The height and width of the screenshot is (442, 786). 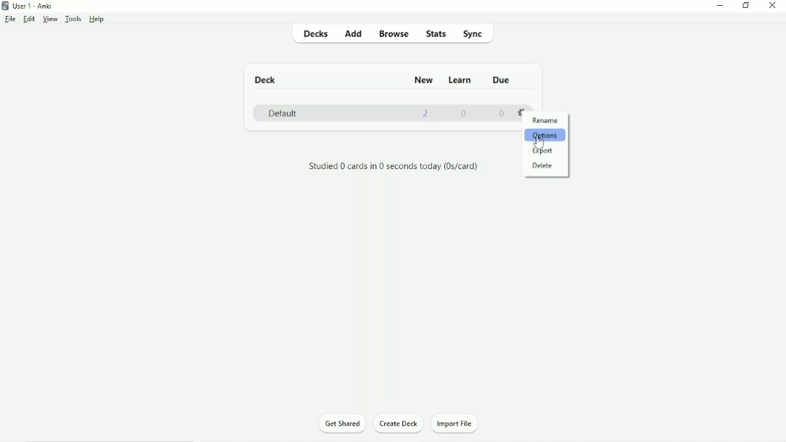 What do you see at coordinates (265, 78) in the screenshot?
I see `Deck` at bounding box center [265, 78].